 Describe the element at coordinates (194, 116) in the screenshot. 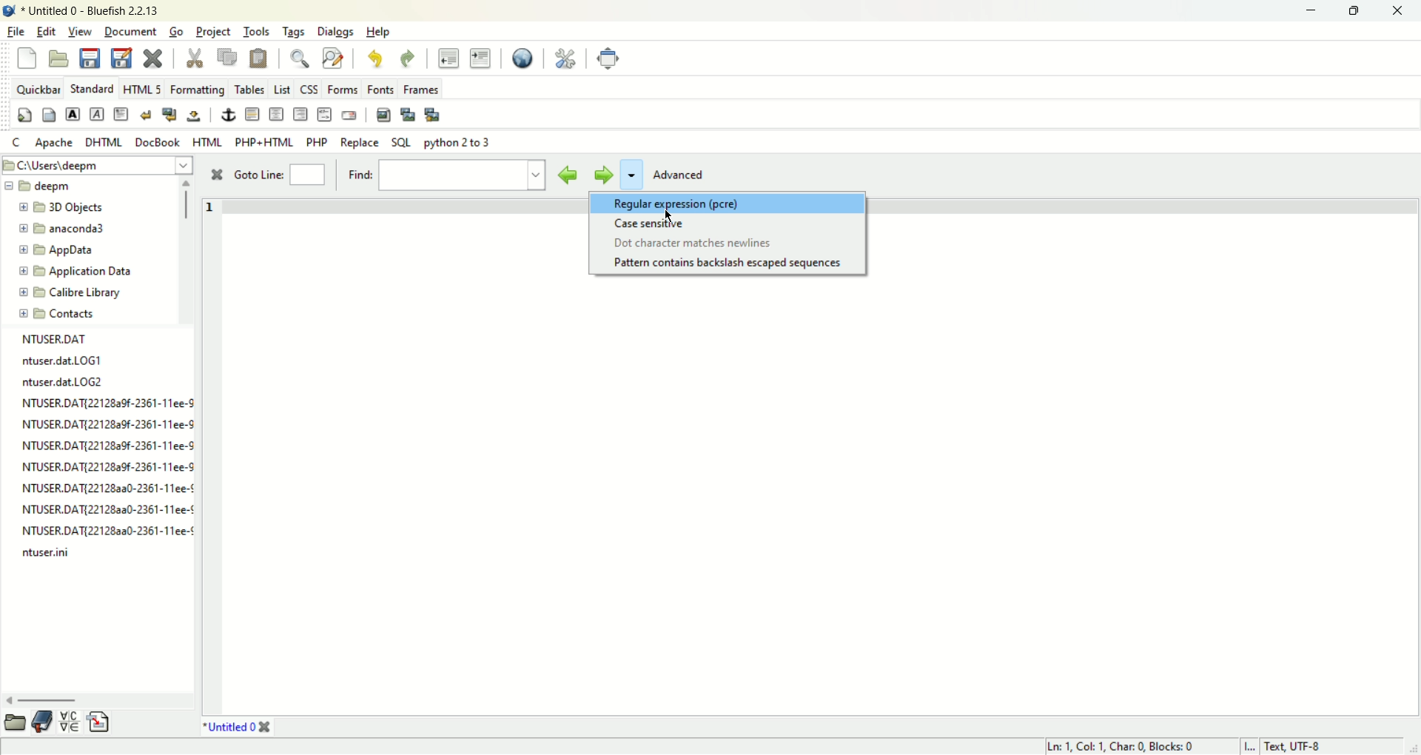

I see `non breaking space` at that location.